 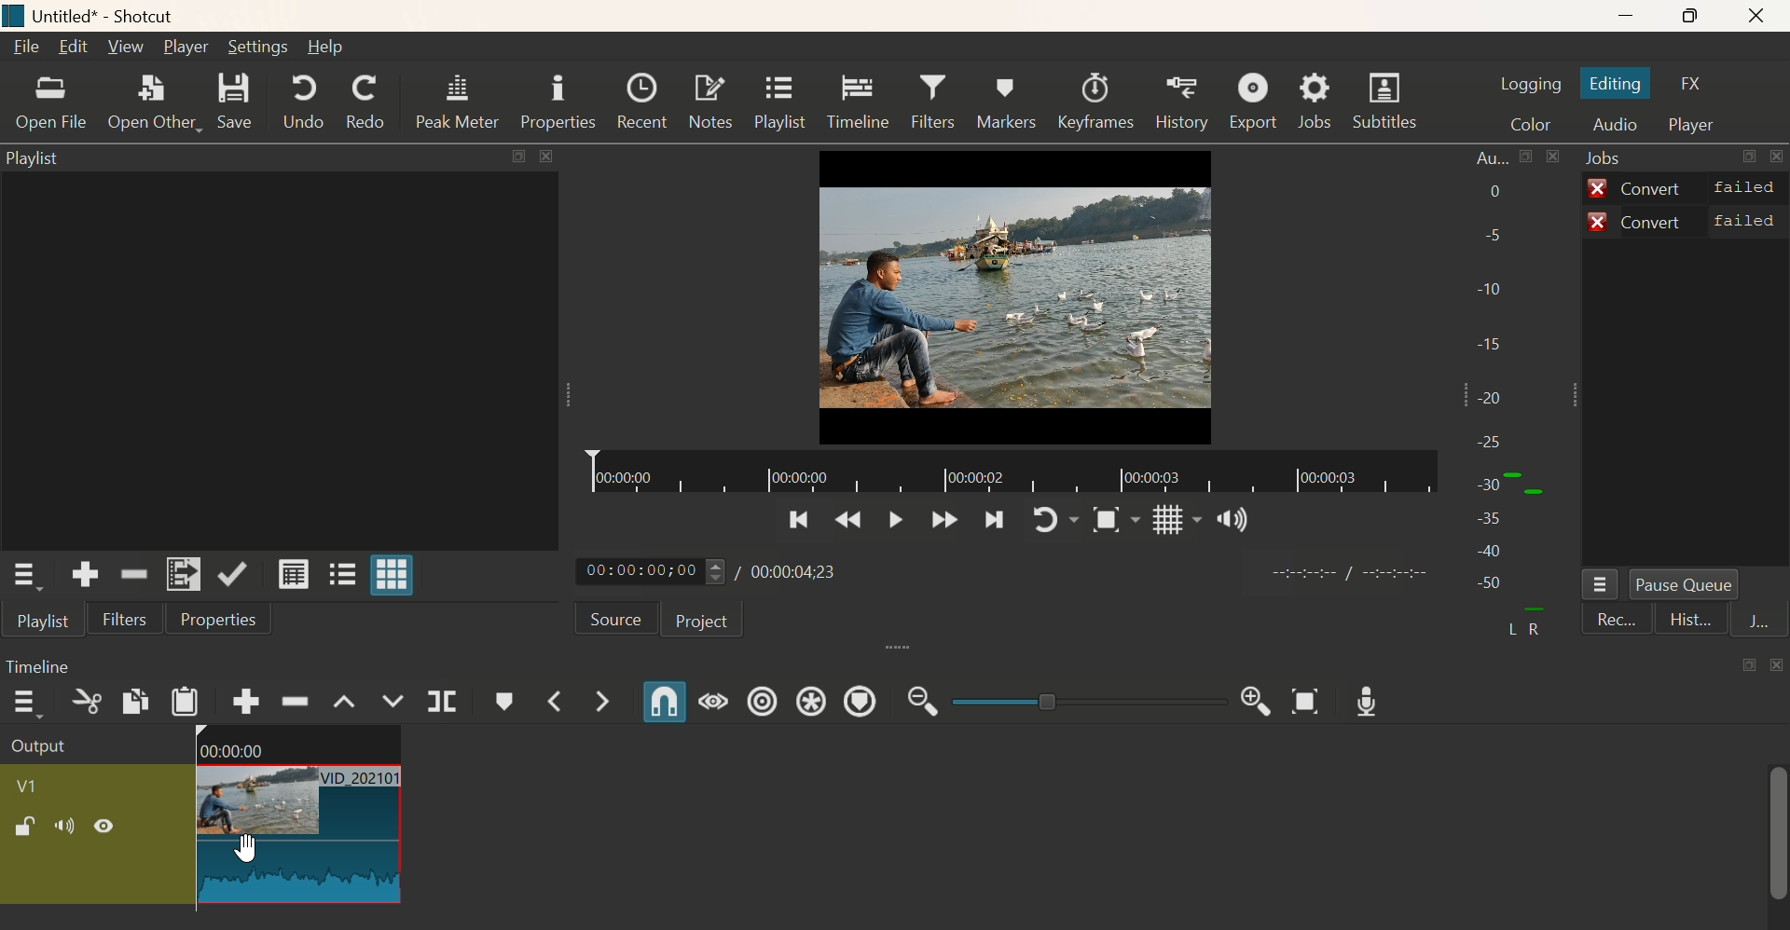 I want to click on Recent, so click(x=640, y=103).